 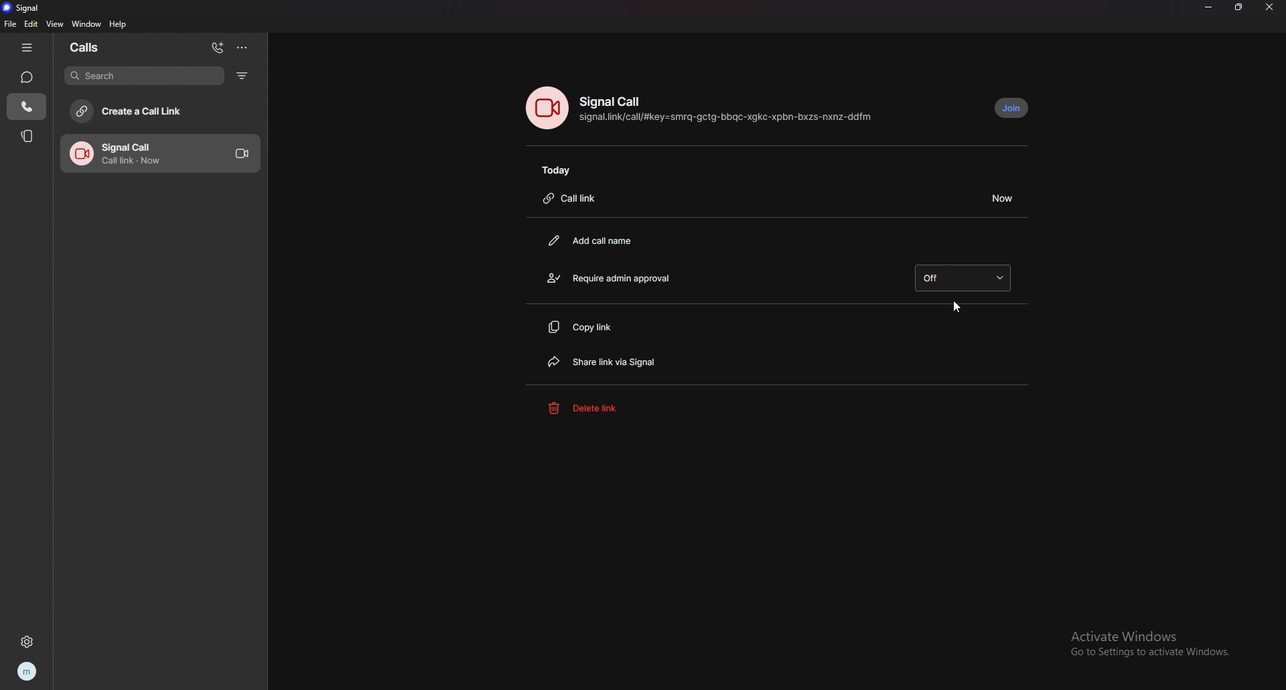 What do you see at coordinates (612, 101) in the screenshot?
I see `signal call` at bounding box center [612, 101].